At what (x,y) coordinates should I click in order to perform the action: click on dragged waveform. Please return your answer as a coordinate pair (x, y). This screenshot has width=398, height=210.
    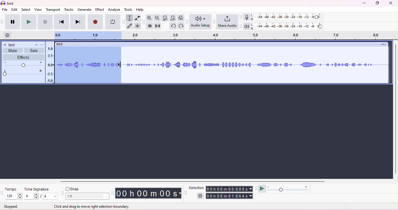
    Looking at the image, I should click on (88, 65).